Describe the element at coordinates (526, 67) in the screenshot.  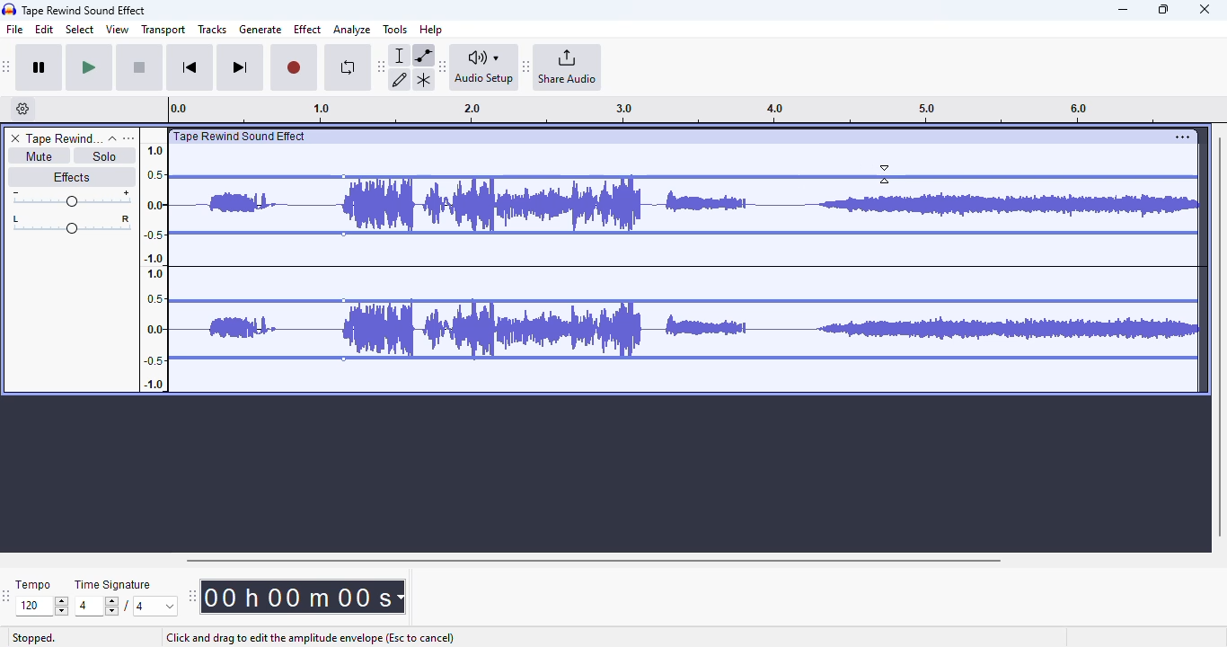
I see `Move audacity share audio toolbar` at that location.